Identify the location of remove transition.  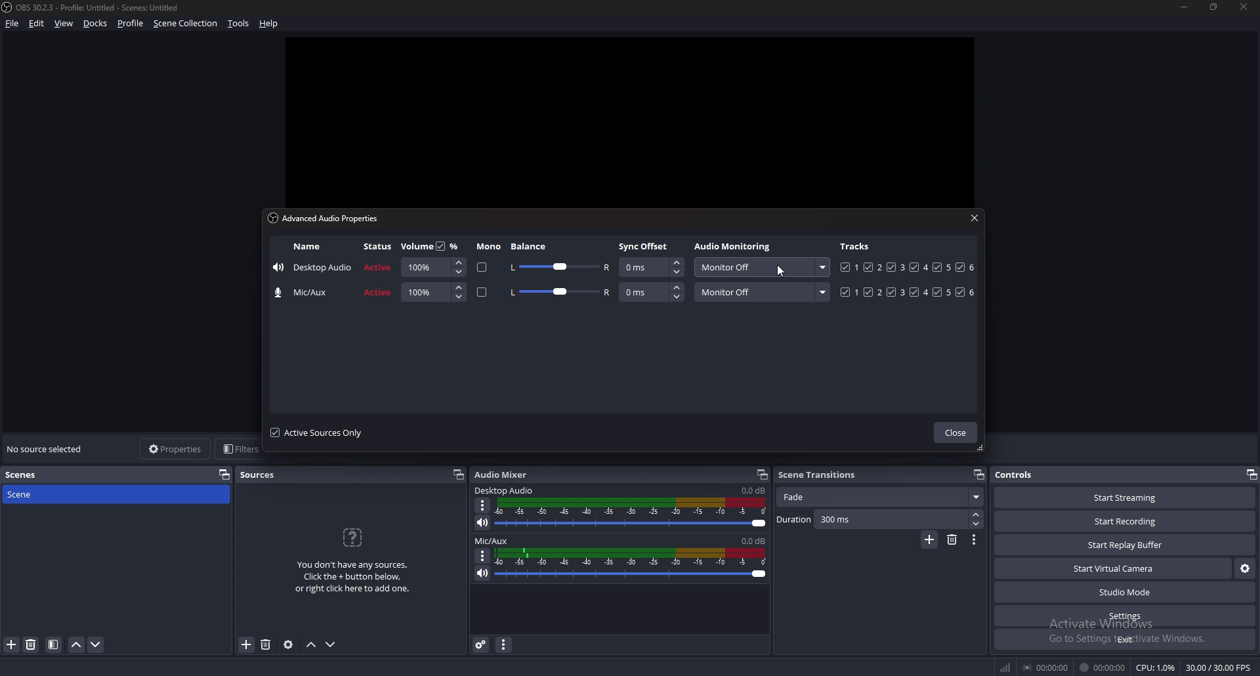
(952, 540).